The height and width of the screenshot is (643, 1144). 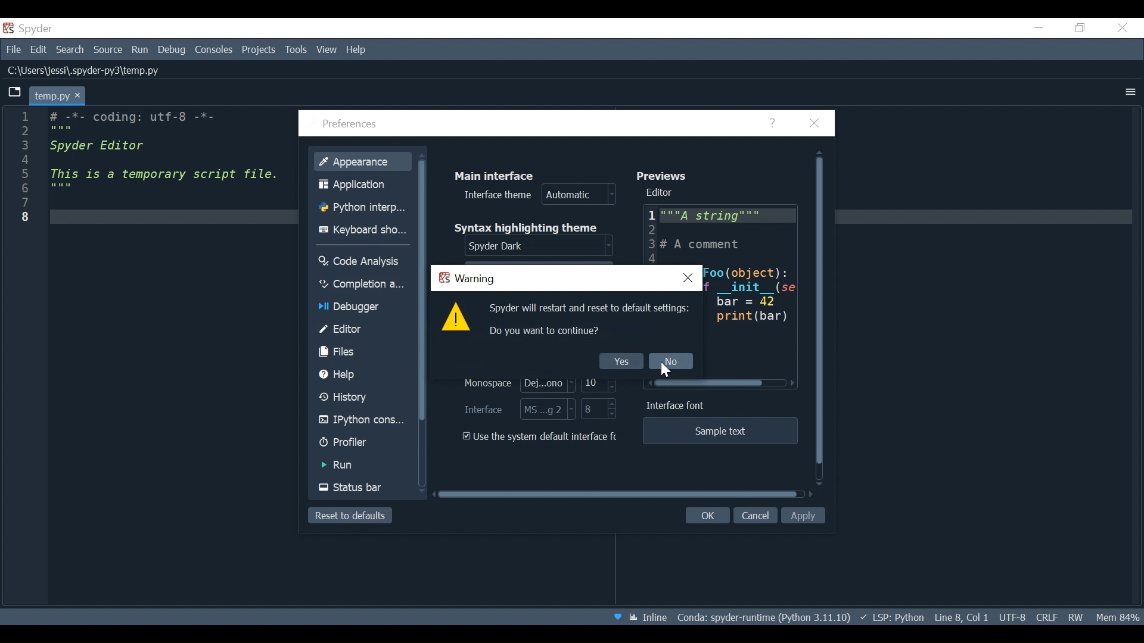 I want to click on Horizontal Scroll bar, so click(x=617, y=494).